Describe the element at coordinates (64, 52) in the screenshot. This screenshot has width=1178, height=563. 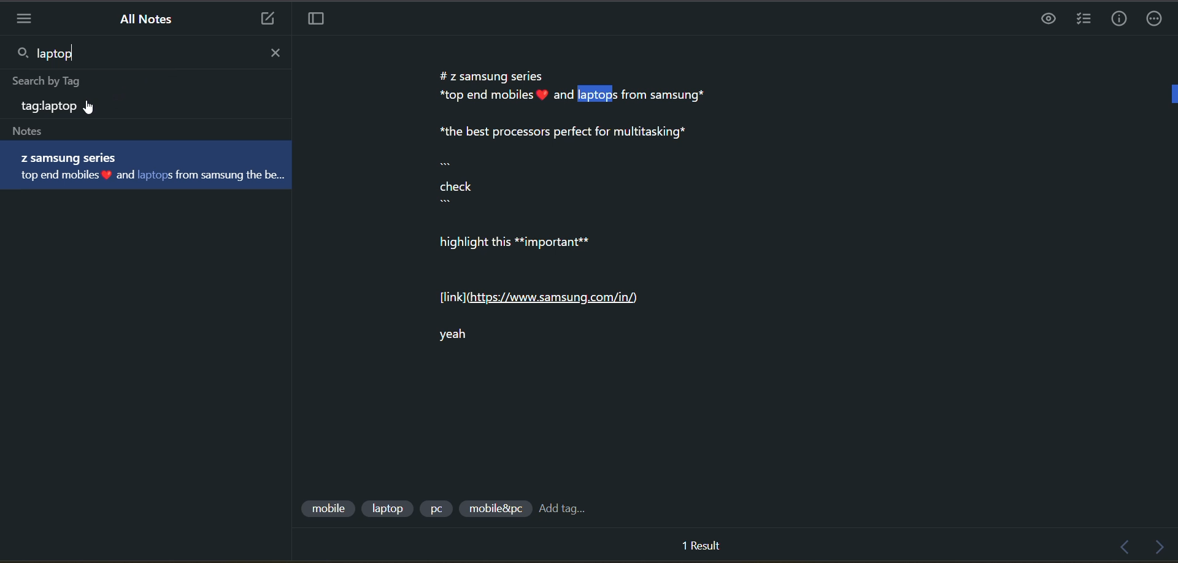
I see ` laptop` at that location.